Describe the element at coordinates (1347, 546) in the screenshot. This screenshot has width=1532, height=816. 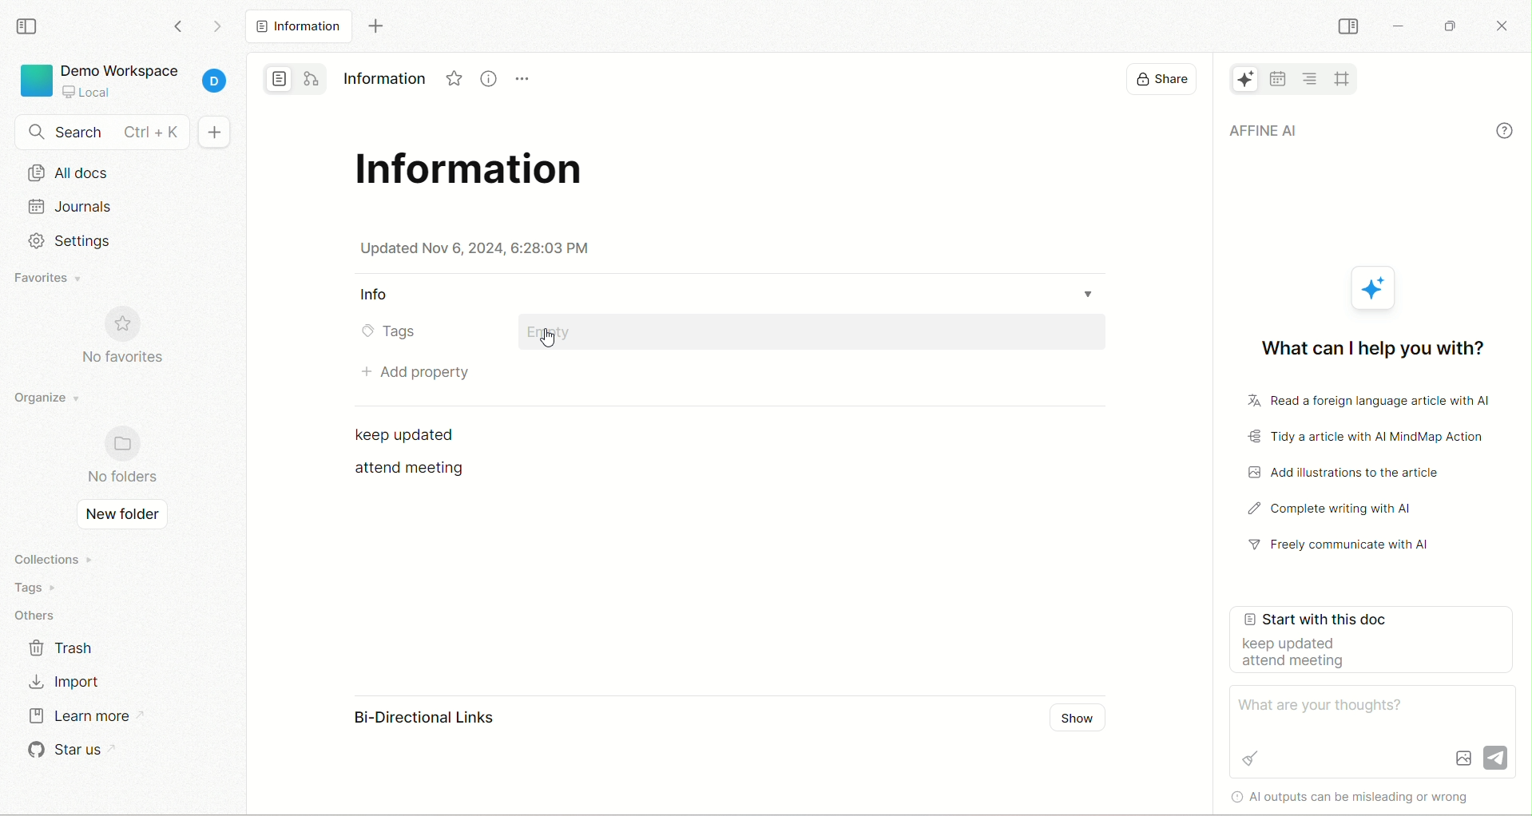
I see `freely communicate with AI` at that location.